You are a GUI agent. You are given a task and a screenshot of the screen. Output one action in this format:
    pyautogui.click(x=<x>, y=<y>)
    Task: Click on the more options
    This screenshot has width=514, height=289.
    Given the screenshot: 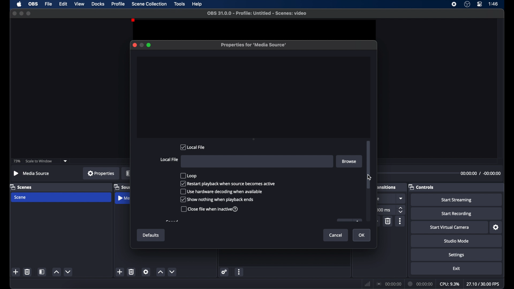 What is the action you would take?
    pyautogui.click(x=400, y=221)
    